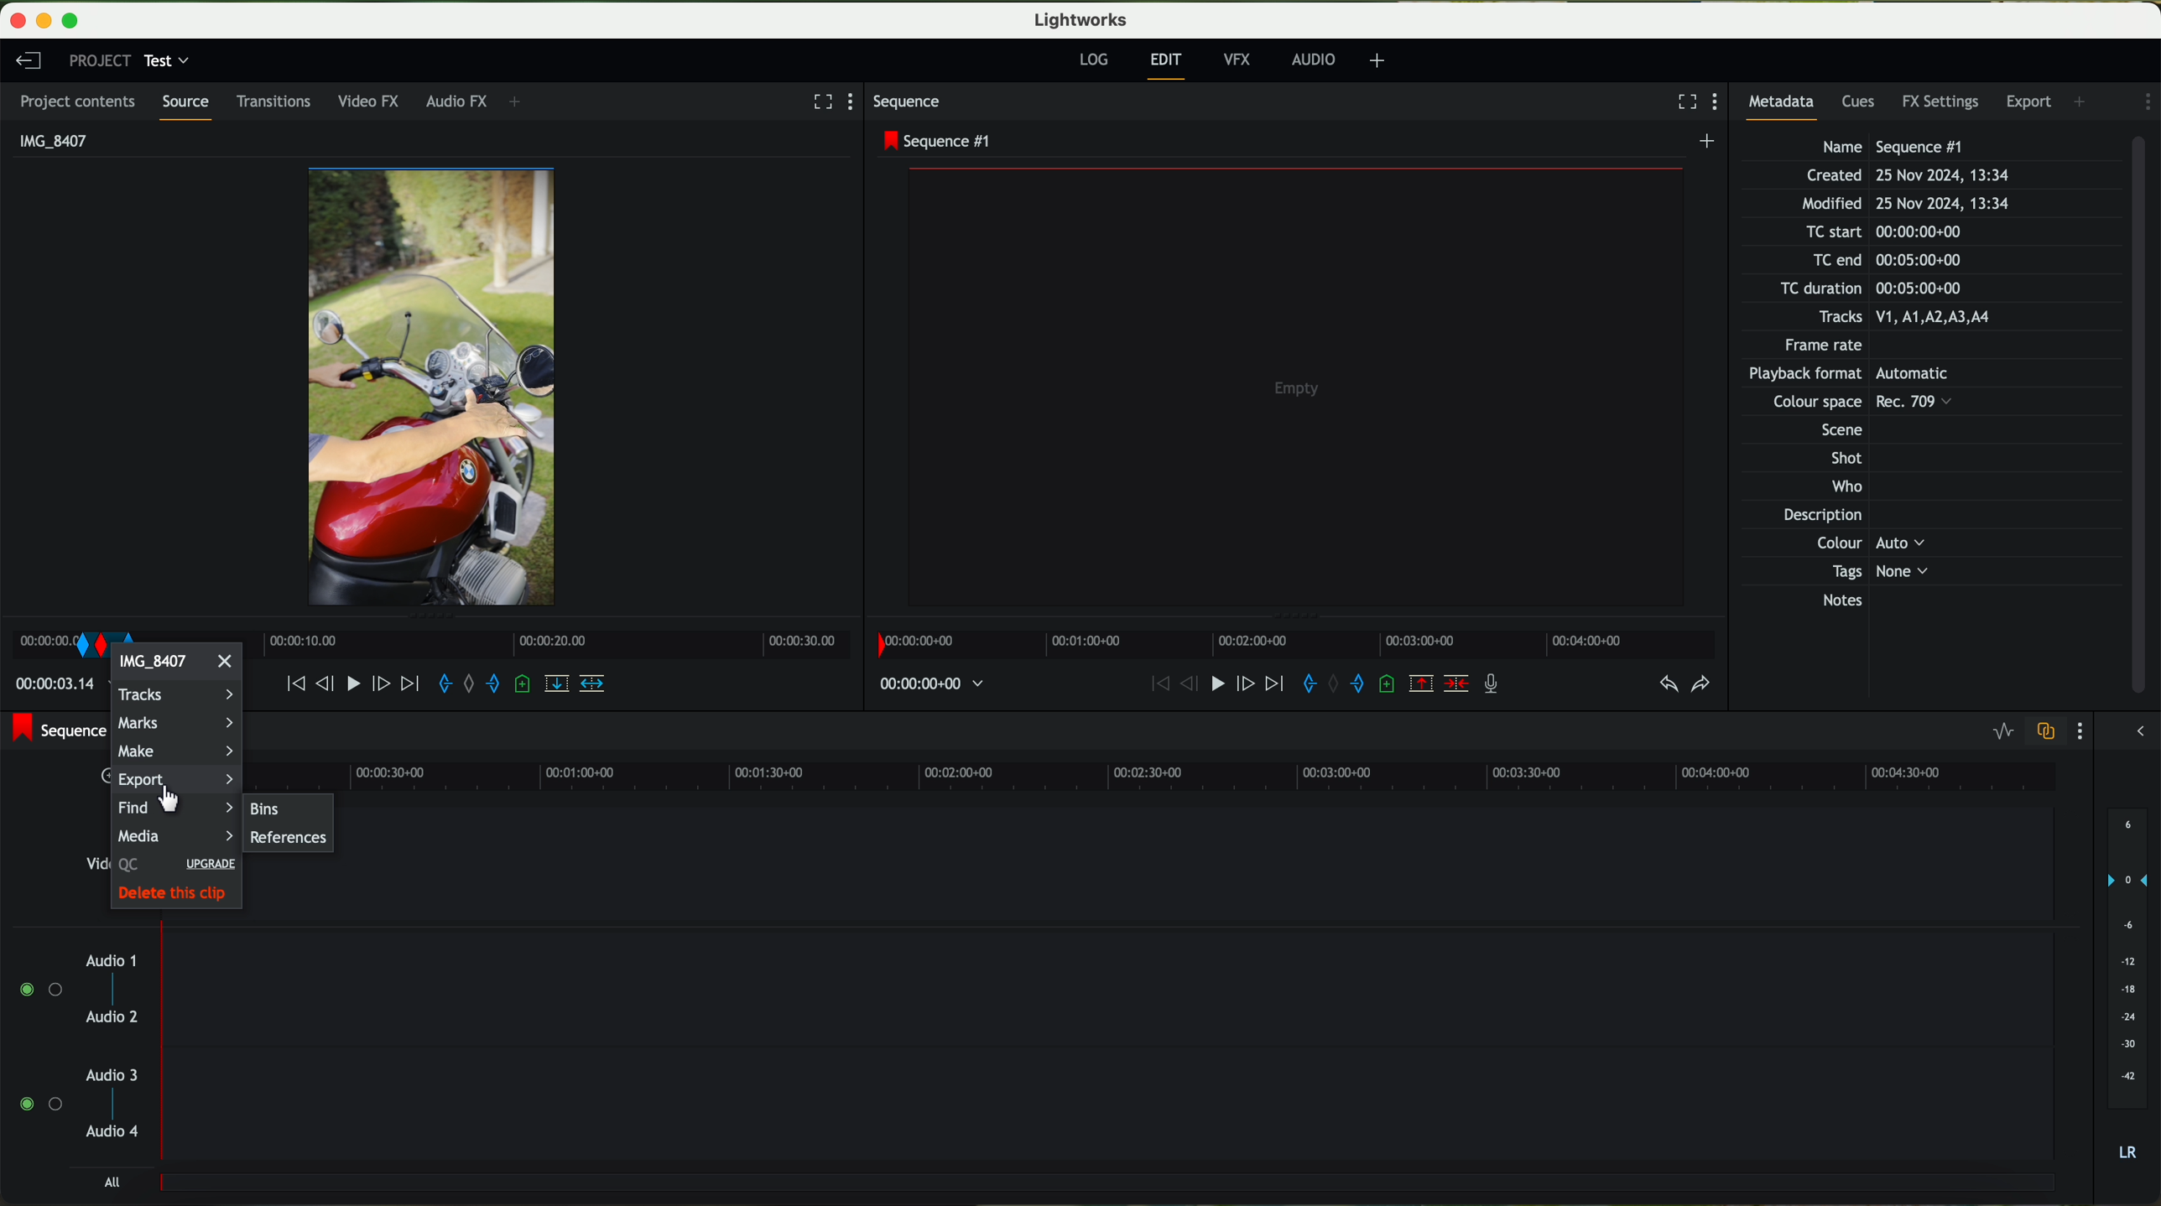  Describe the element at coordinates (372, 103) in the screenshot. I see `video FX` at that location.